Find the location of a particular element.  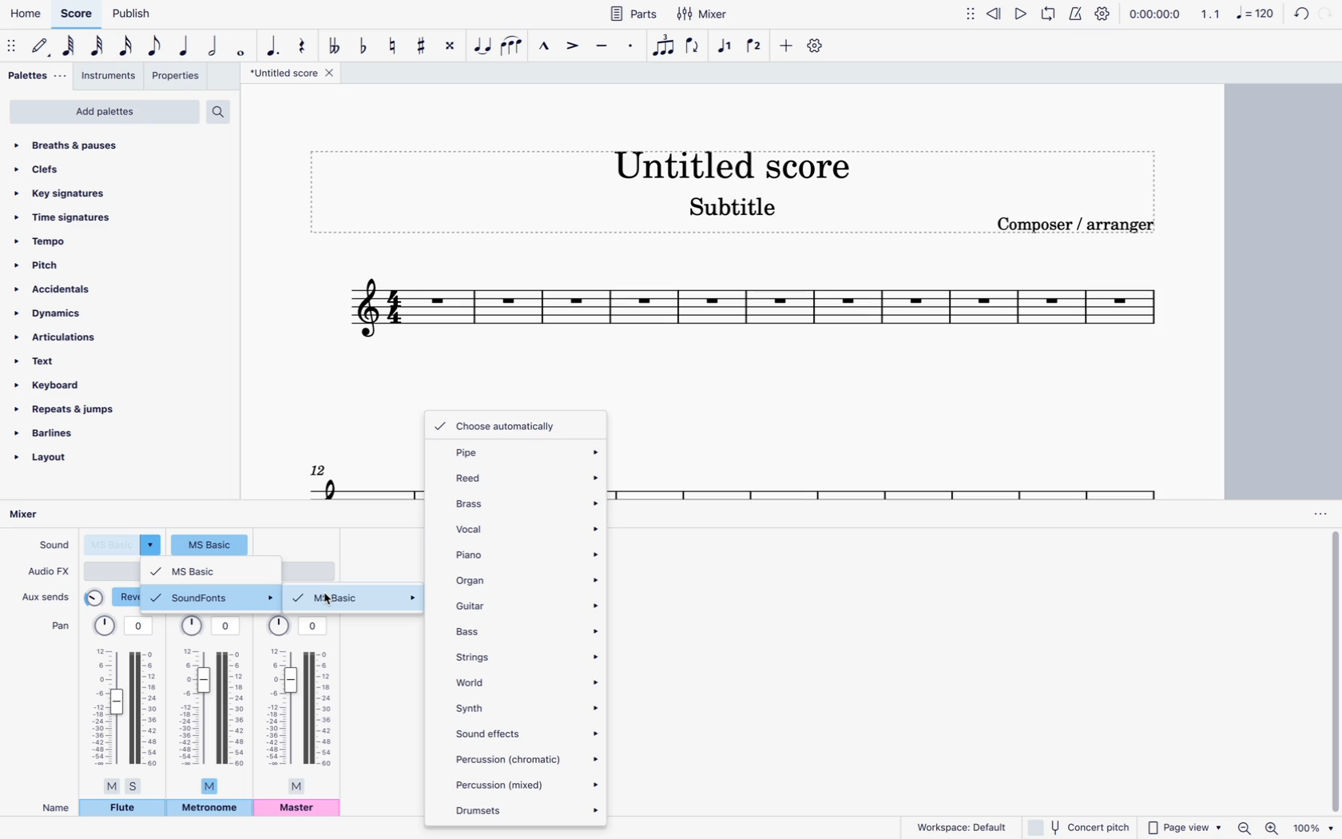

ms basic is located at coordinates (357, 598).